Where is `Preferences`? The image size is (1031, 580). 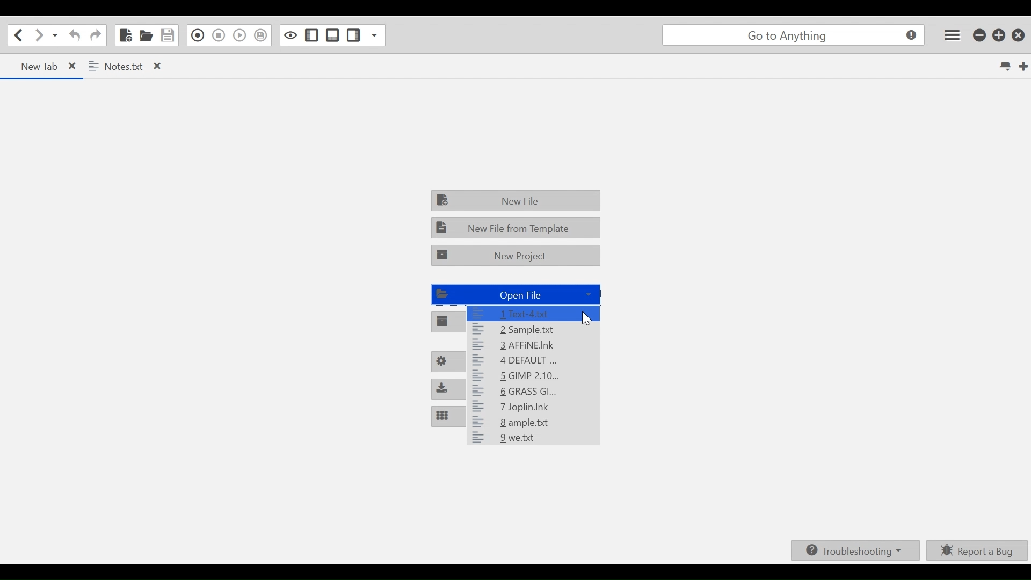
Preferences is located at coordinates (447, 363).